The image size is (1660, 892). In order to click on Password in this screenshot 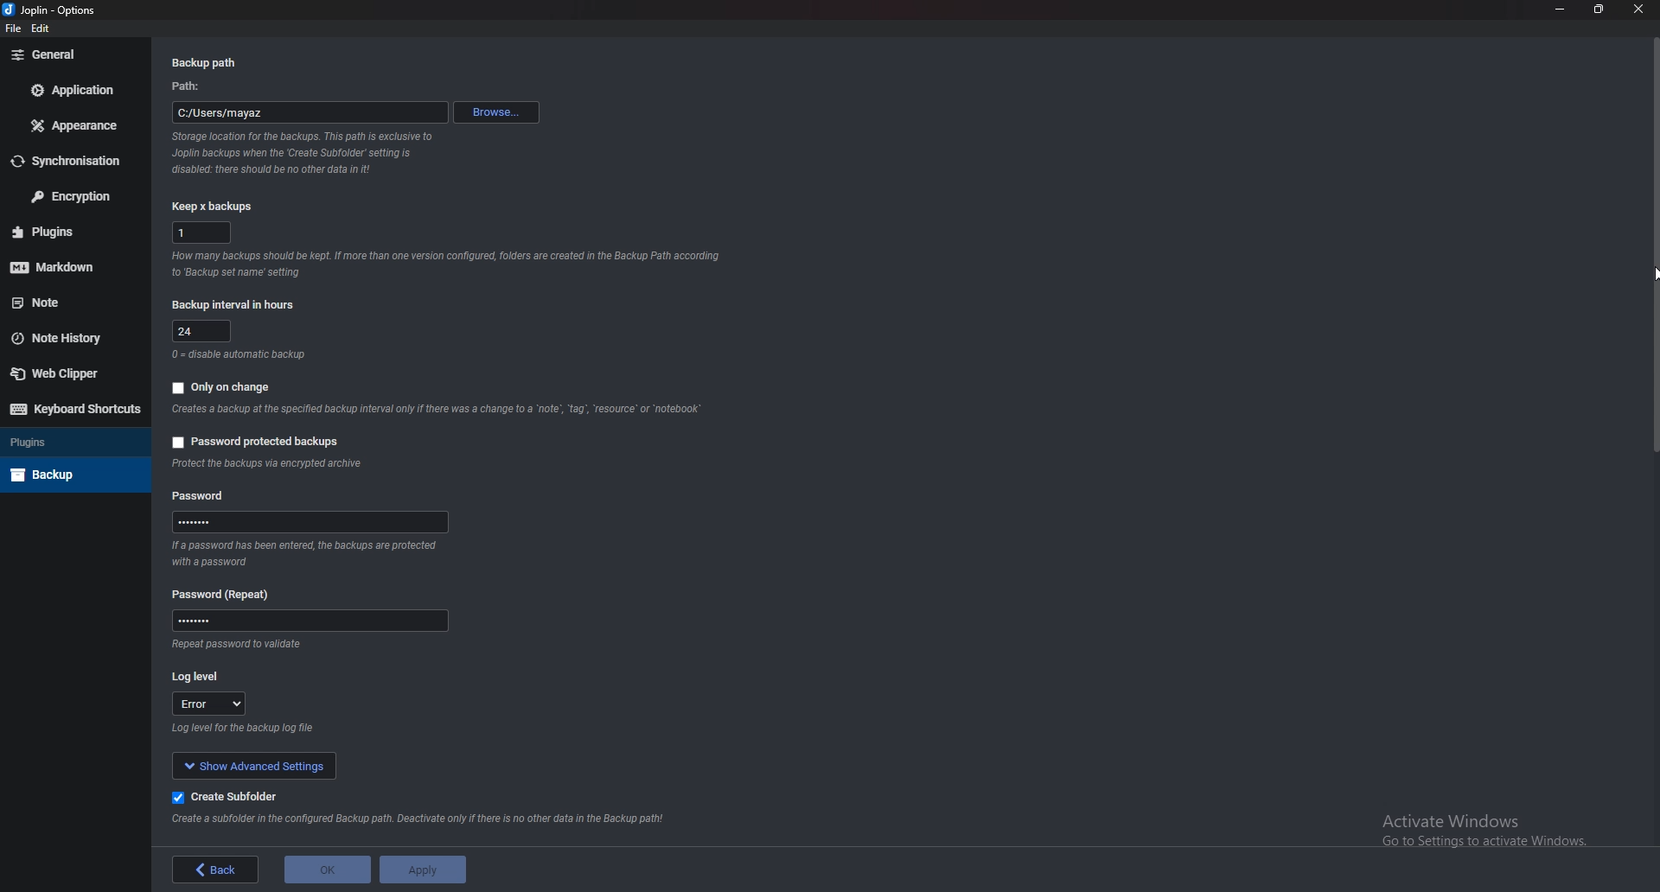, I will do `click(201, 496)`.